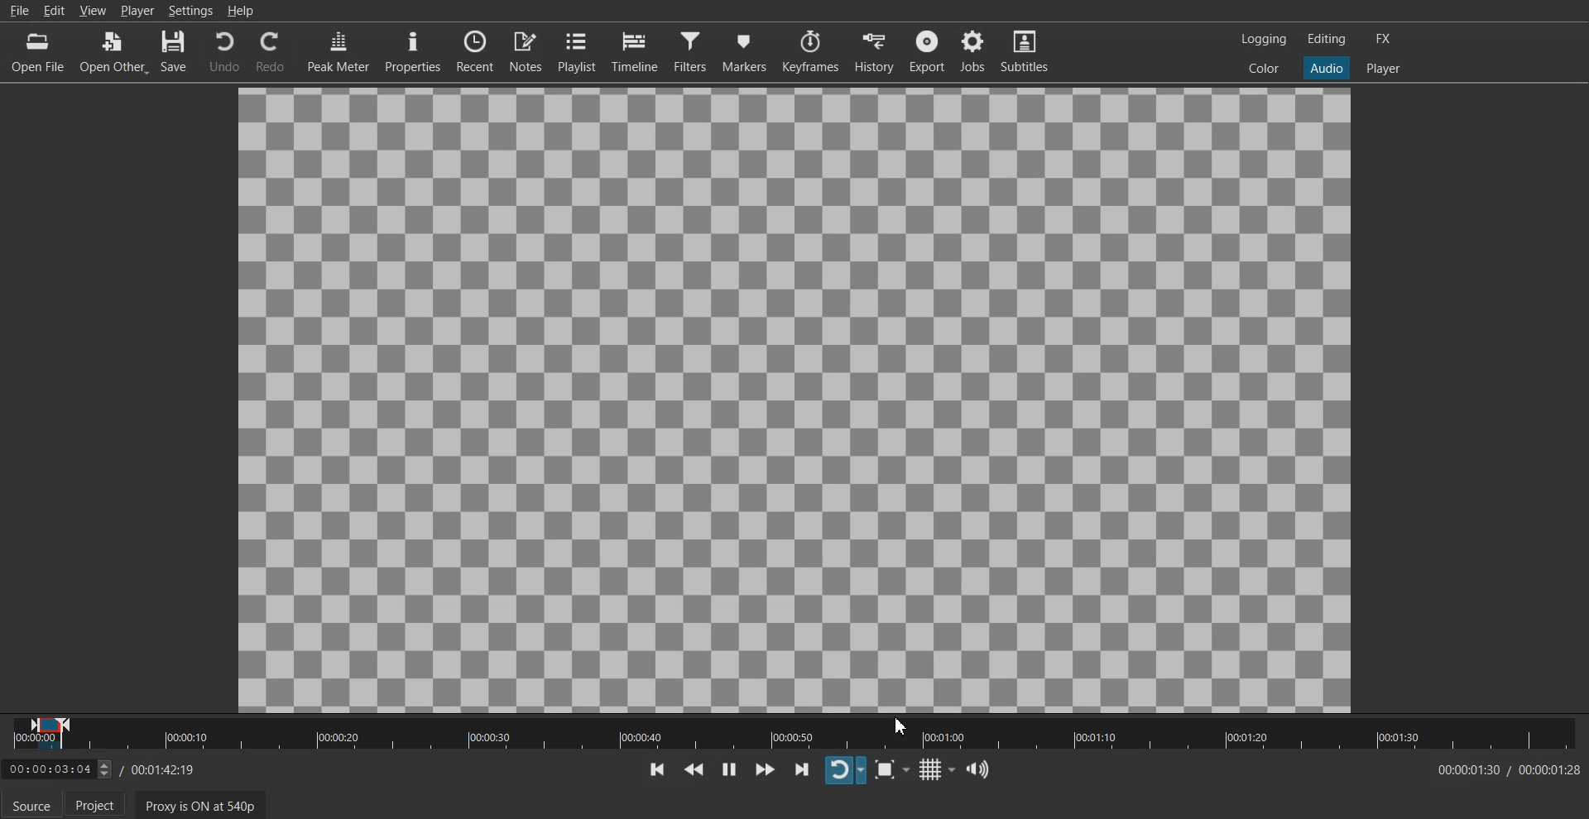 This screenshot has width=1589, height=819. Describe the element at coordinates (979, 769) in the screenshot. I see `Show the volume control` at that location.